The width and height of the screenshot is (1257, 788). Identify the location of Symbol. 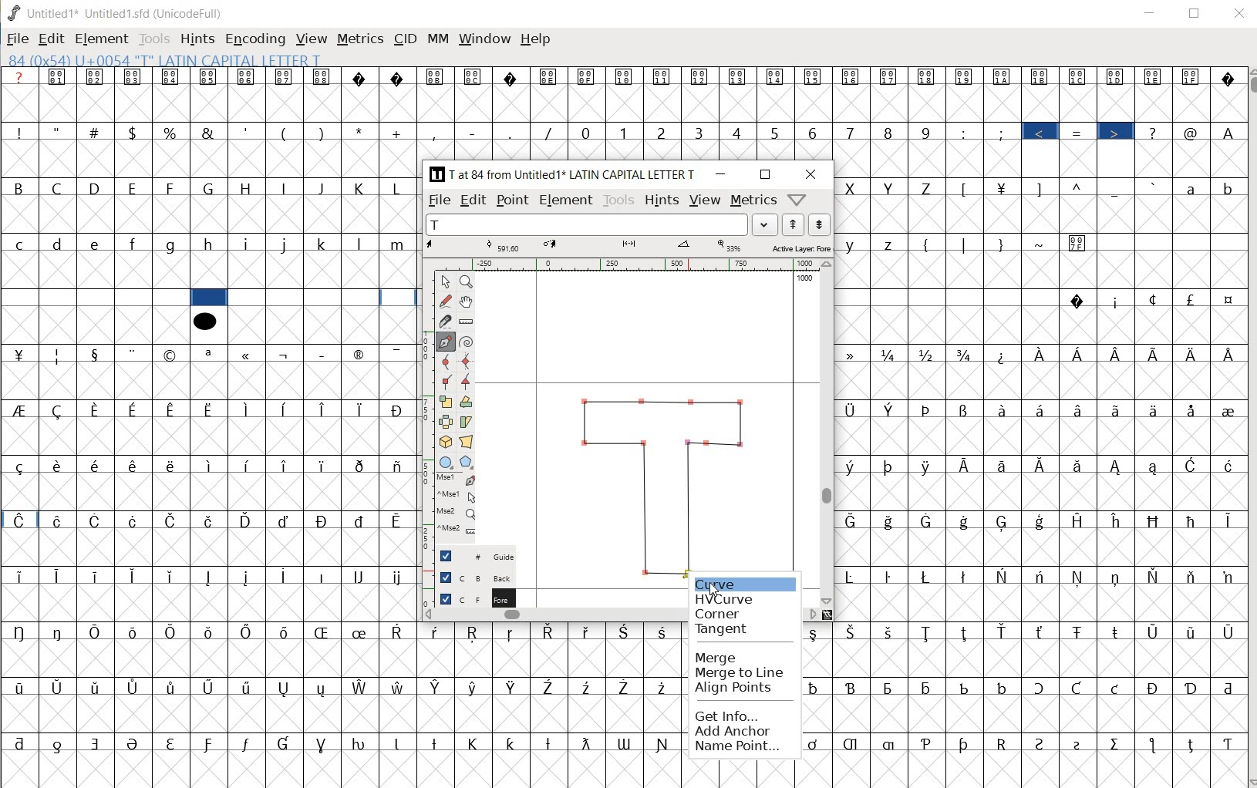
(211, 520).